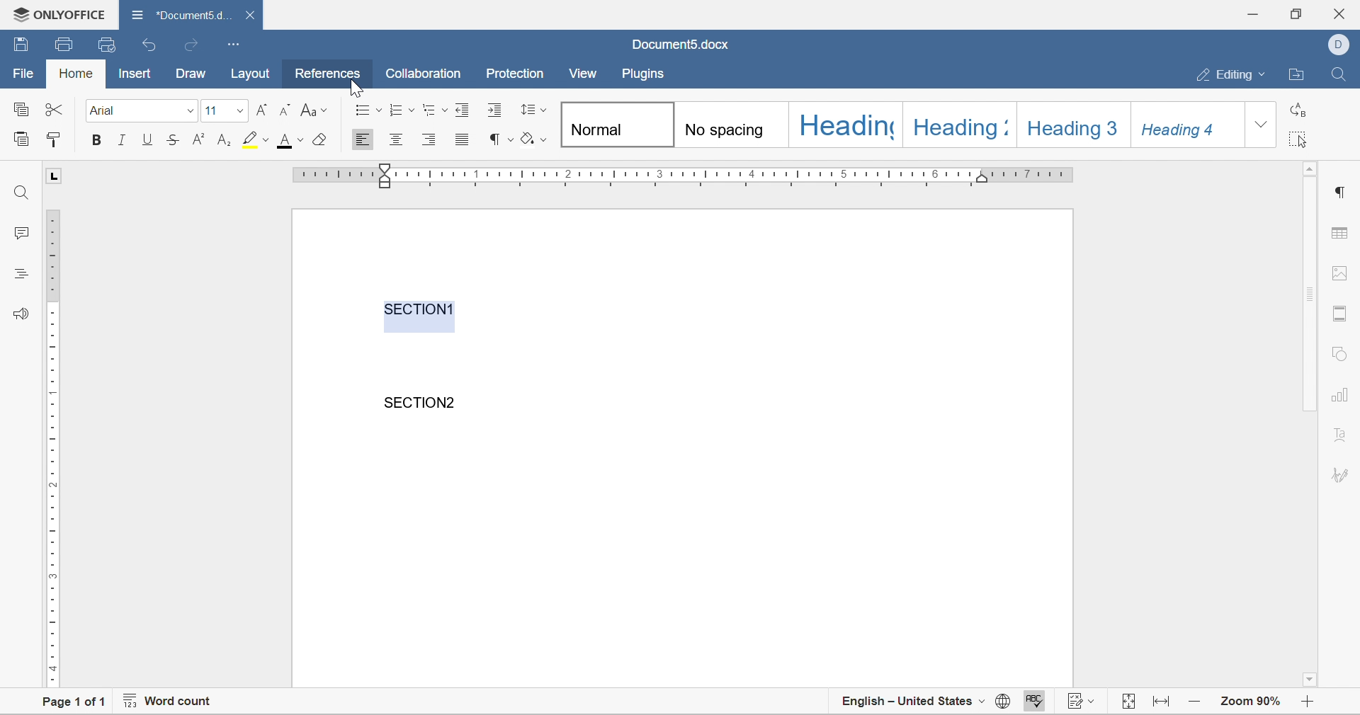 The width and height of the screenshot is (1360, 715). I want to click on nonprinting characters, so click(502, 139).